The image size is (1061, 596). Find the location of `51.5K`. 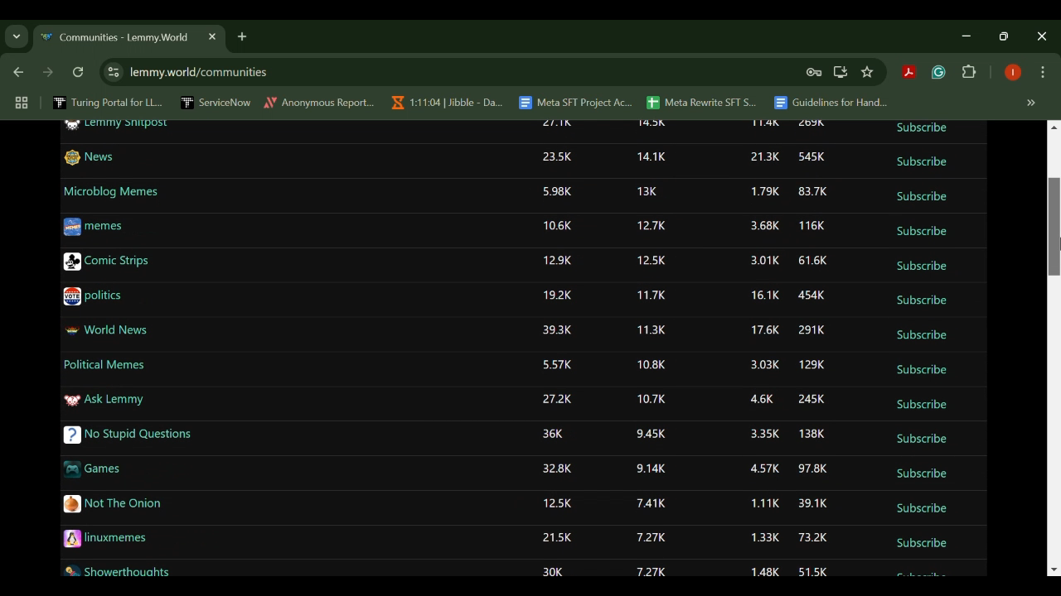

51.5K is located at coordinates (813, 573).